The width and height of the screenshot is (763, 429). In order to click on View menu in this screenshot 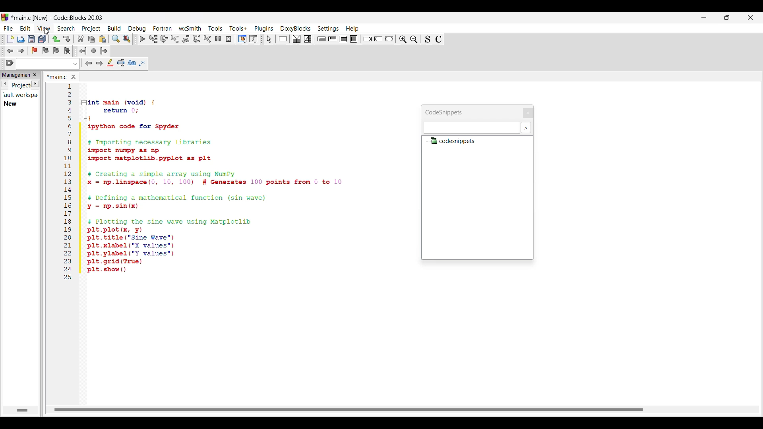, I will do `click(44, 29)`.